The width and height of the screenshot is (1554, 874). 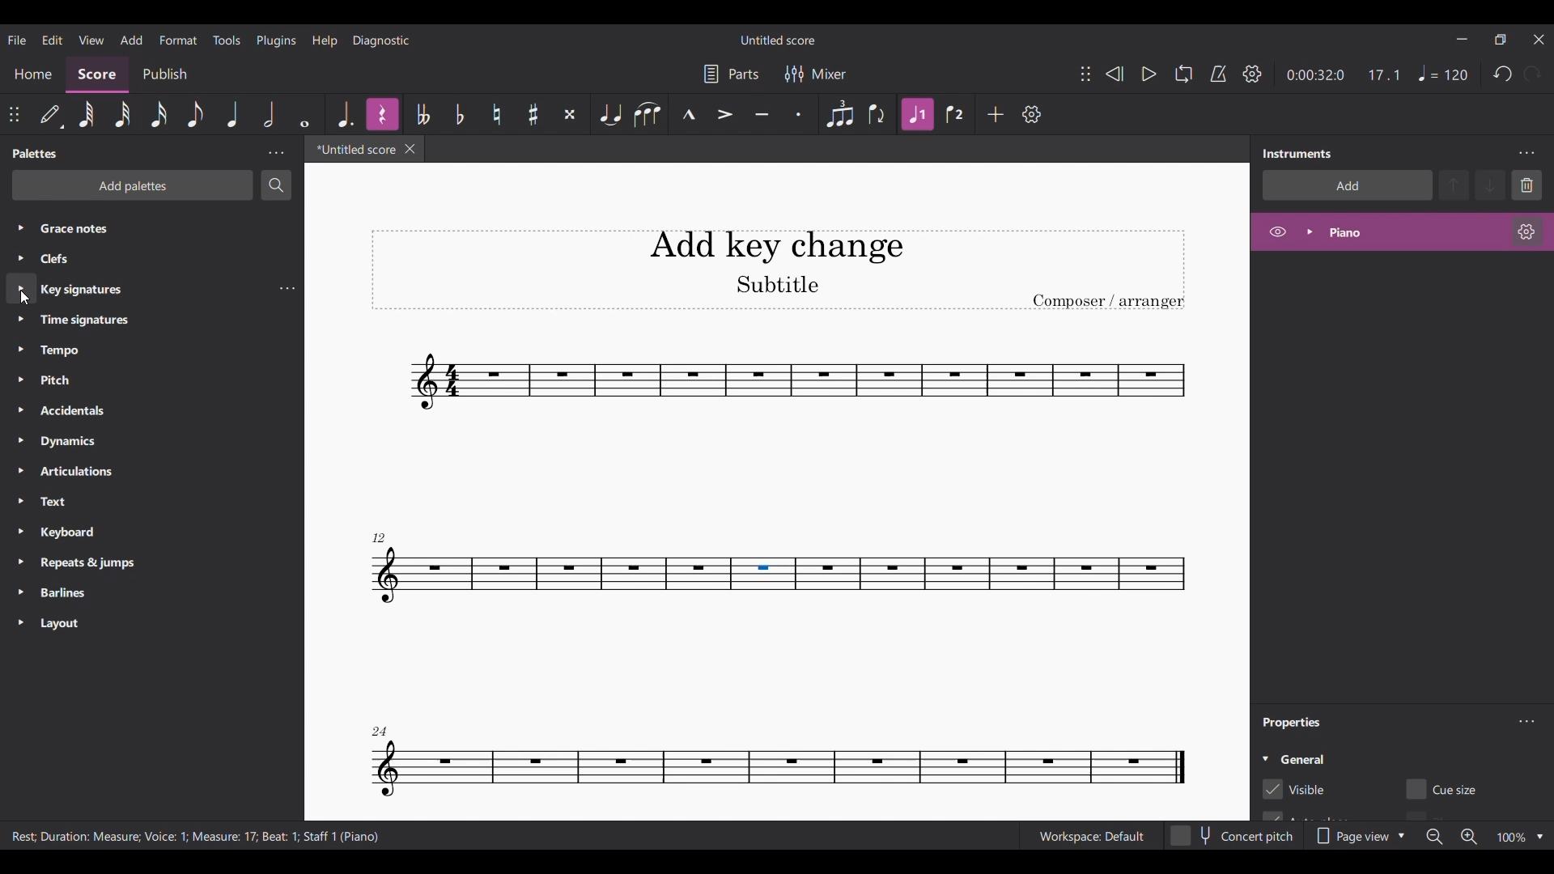 What do you see at coordinates (1218, 73) in the screenshot?
I see `Metronome` at bounding box center [1218, 73].